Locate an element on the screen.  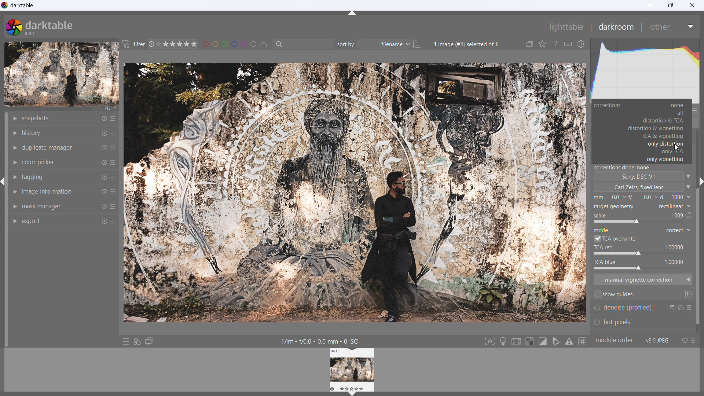
show module is located at coordinates (14, 132).